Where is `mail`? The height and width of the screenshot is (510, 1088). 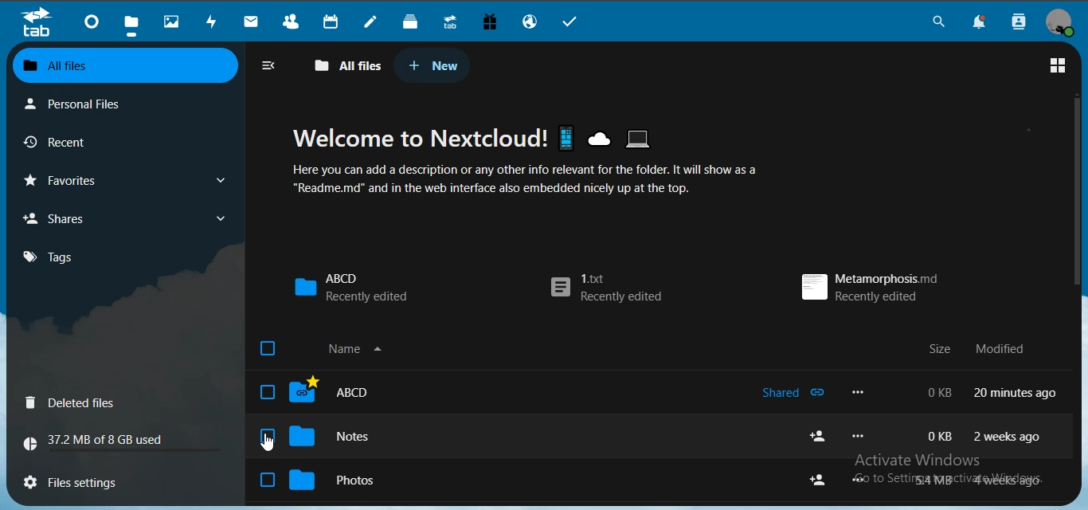
mail is located at coordinates (253, 21).